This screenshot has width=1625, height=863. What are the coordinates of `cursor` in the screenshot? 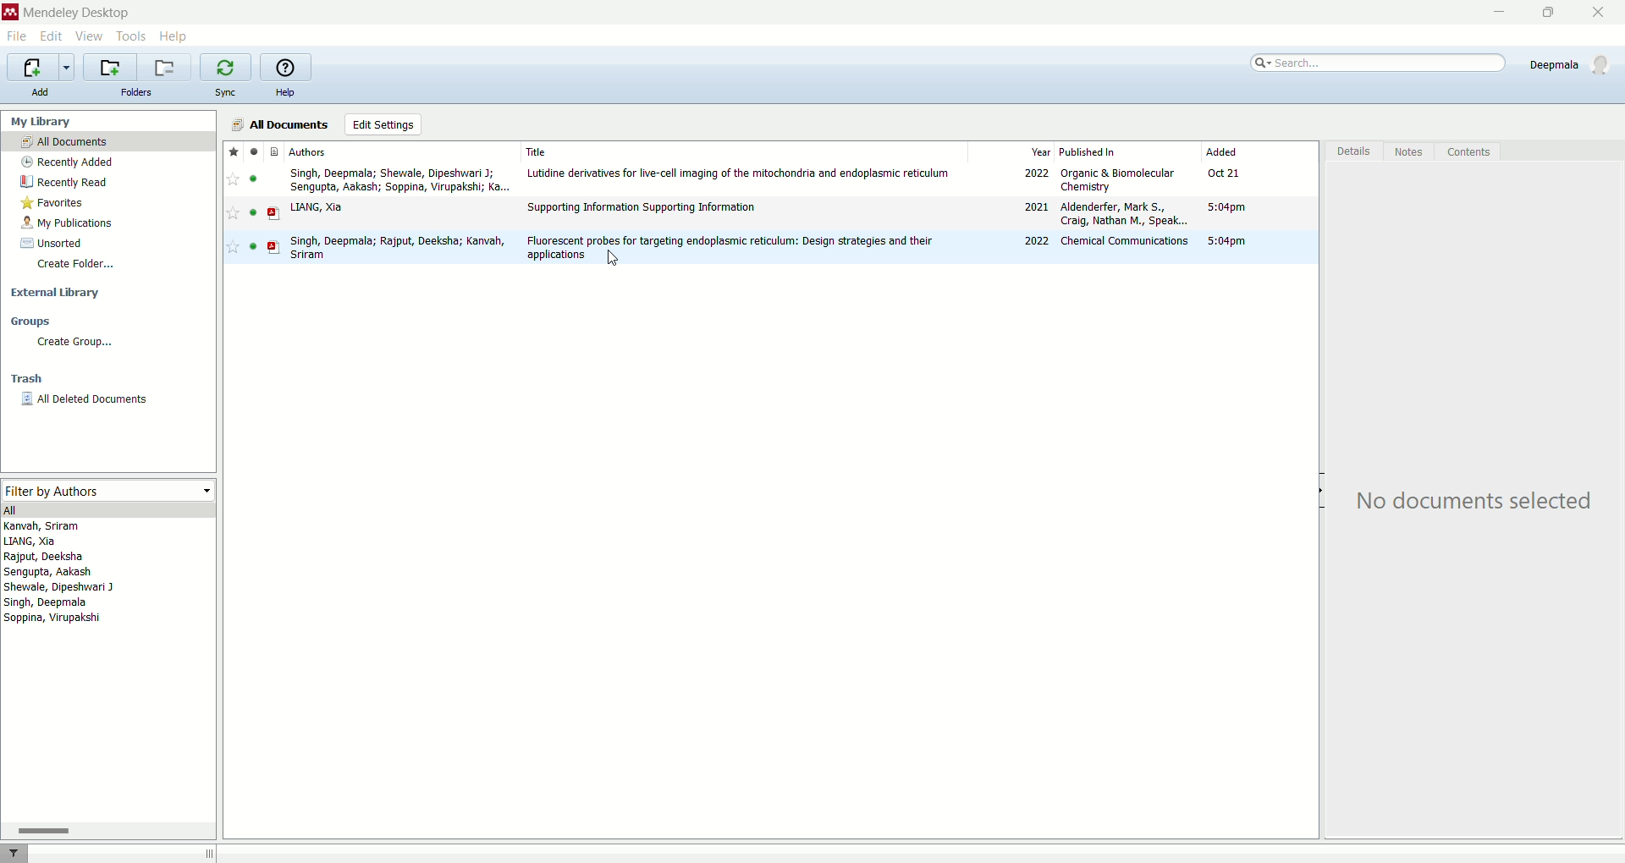 It's located at (615, 262).